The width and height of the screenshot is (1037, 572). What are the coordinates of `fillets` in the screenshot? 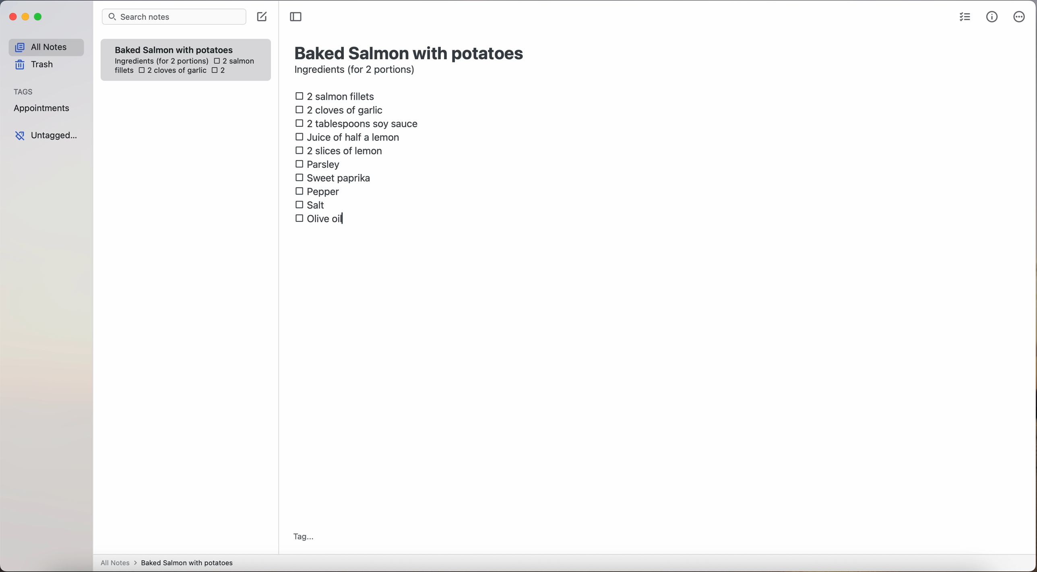 It's located at (124, 71).